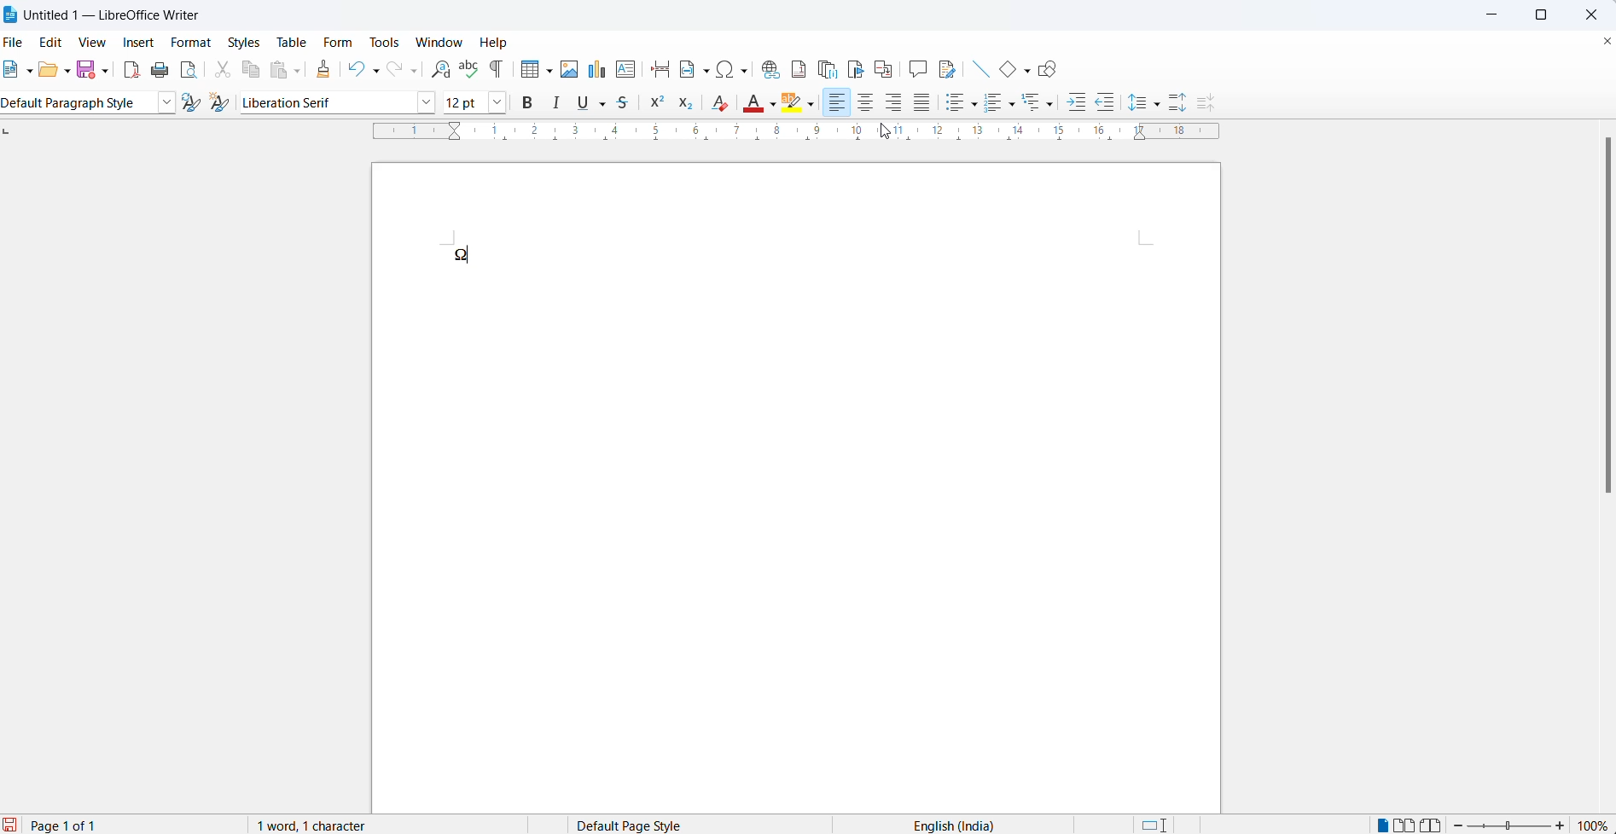  Describe the element at coordinates (766, 64) in the screenshot. I see `insert hyperlink` at that location.